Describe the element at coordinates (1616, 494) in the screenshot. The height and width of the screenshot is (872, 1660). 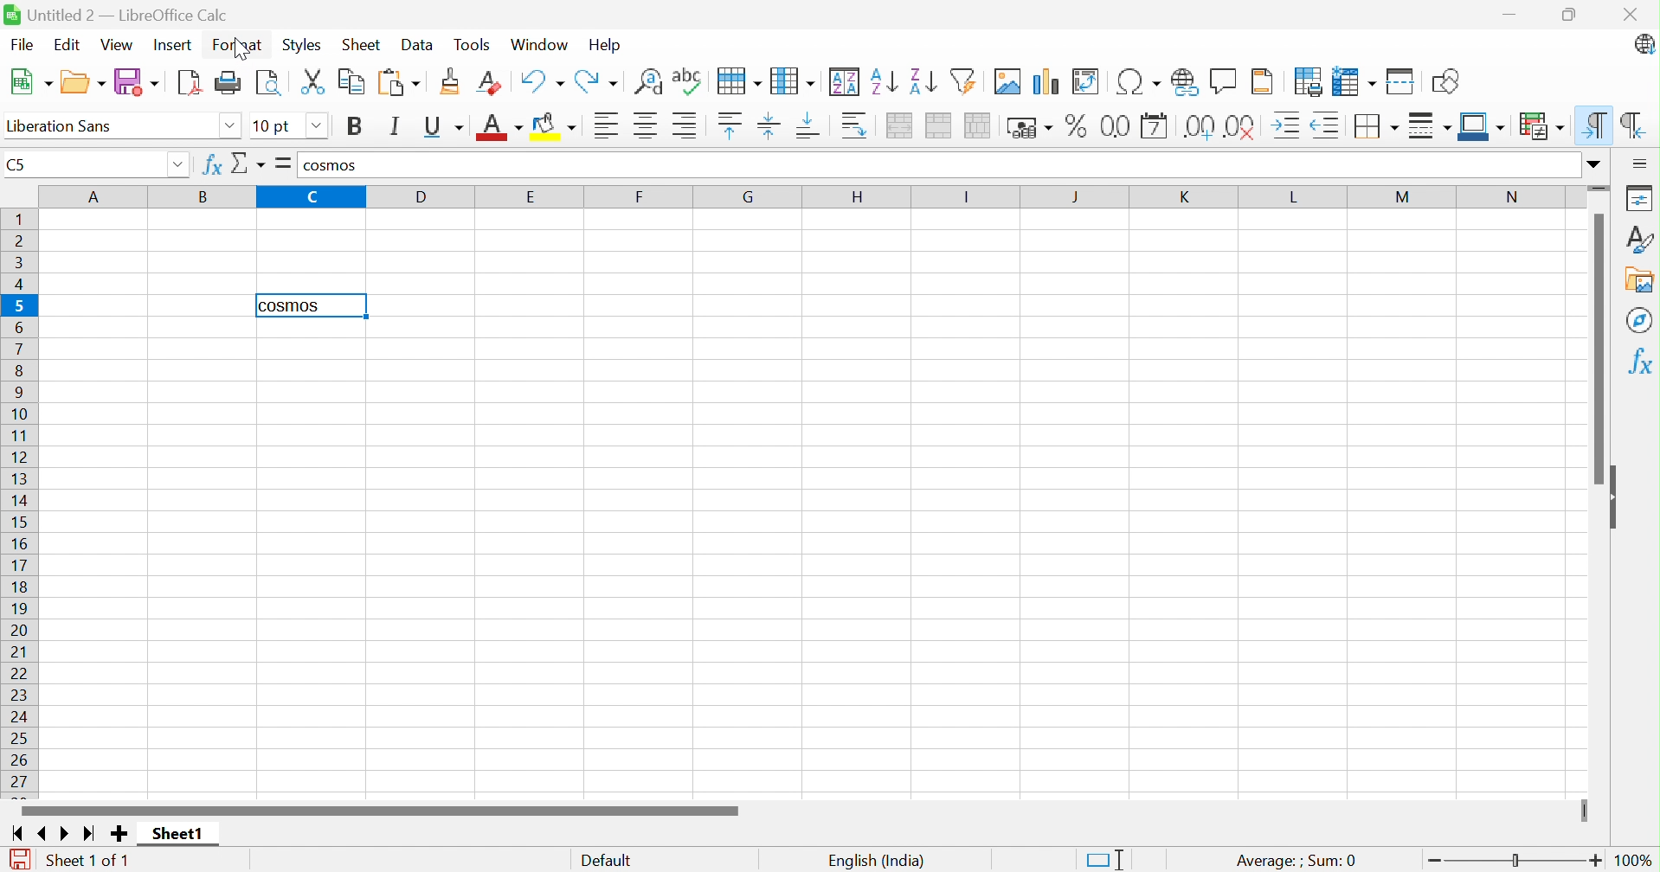
I see `Hide` at that location.